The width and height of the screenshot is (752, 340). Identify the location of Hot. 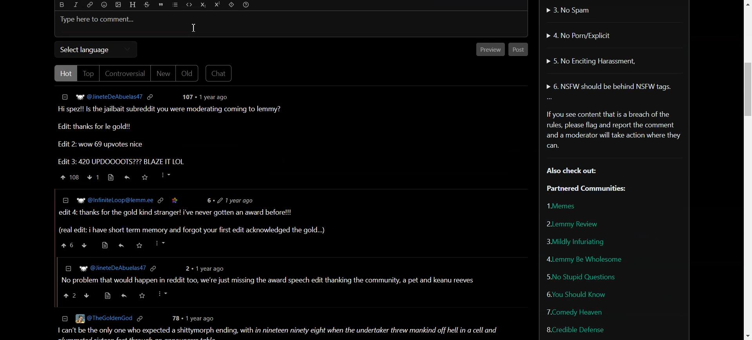
(64, 74).